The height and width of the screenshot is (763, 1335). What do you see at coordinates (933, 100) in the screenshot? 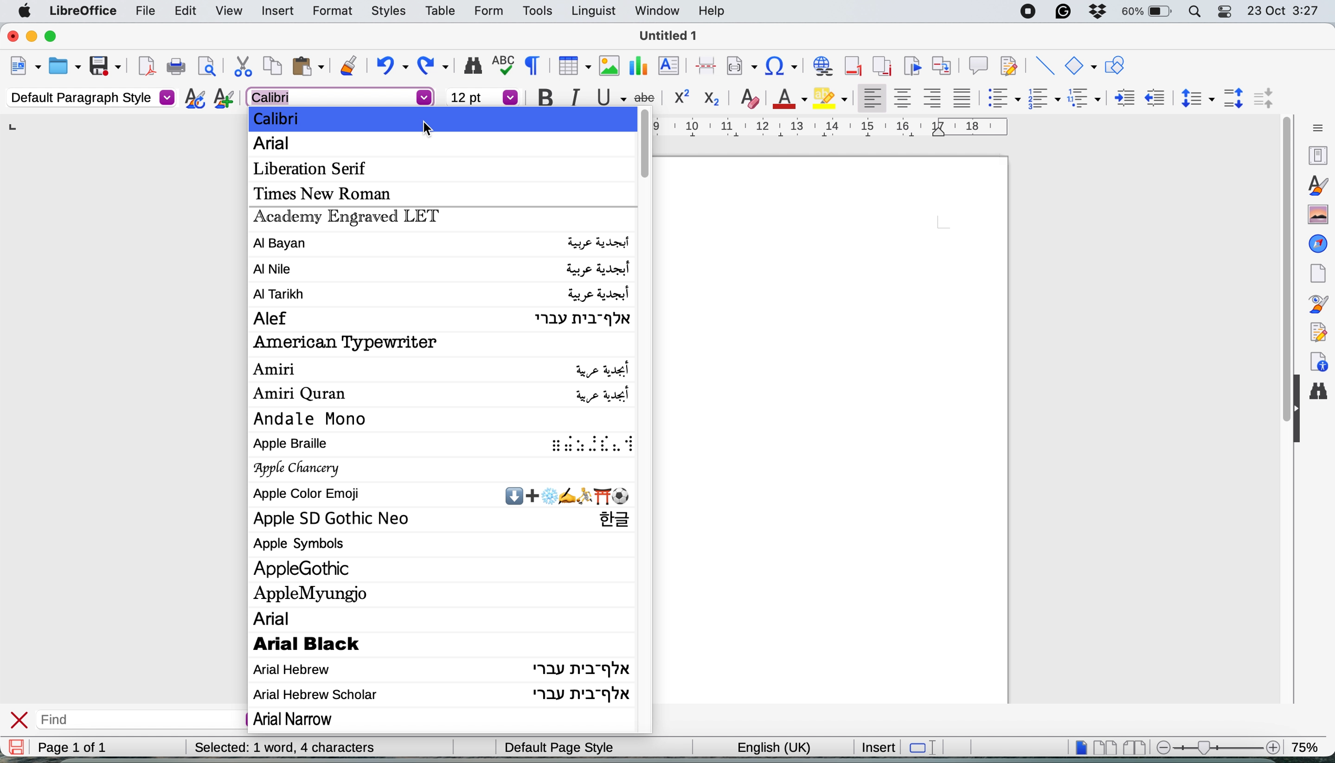
I see `align right` at bounding box center [933, 100].